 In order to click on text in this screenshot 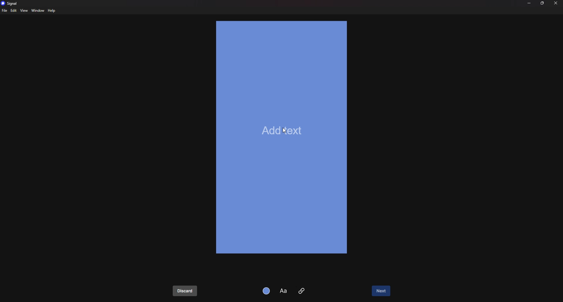, I will do `click(284, 290)`.